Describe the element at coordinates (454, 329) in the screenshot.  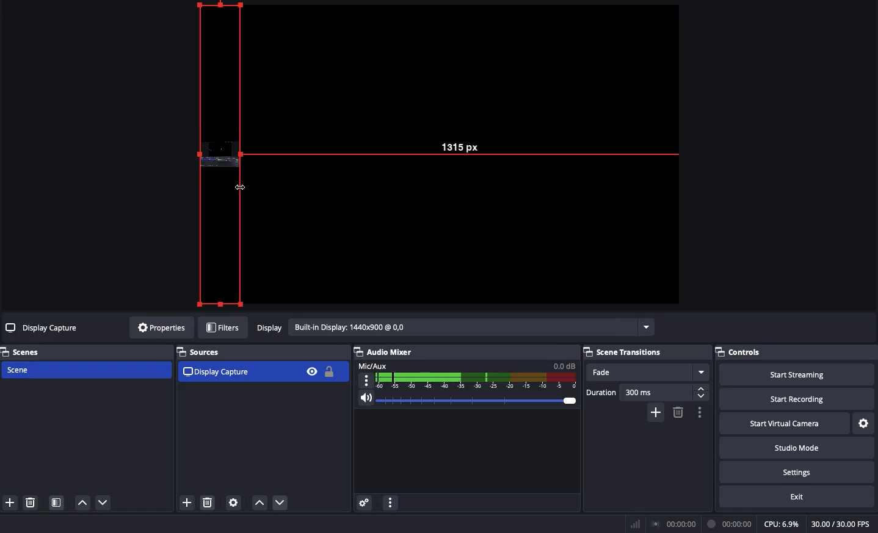
I see `Display` at that location.